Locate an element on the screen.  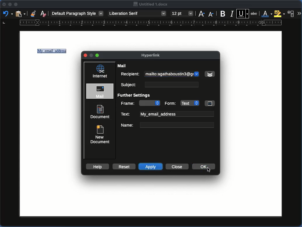
Further settings is located at coordinates (136, 95).